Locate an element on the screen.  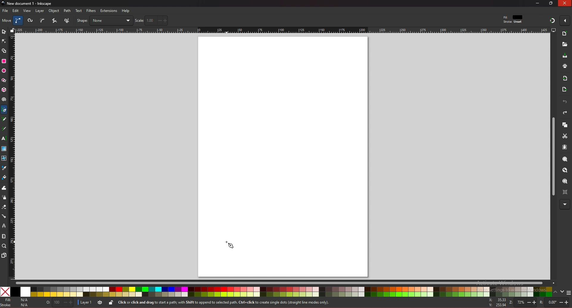
print is located at coordinates (565, 66).